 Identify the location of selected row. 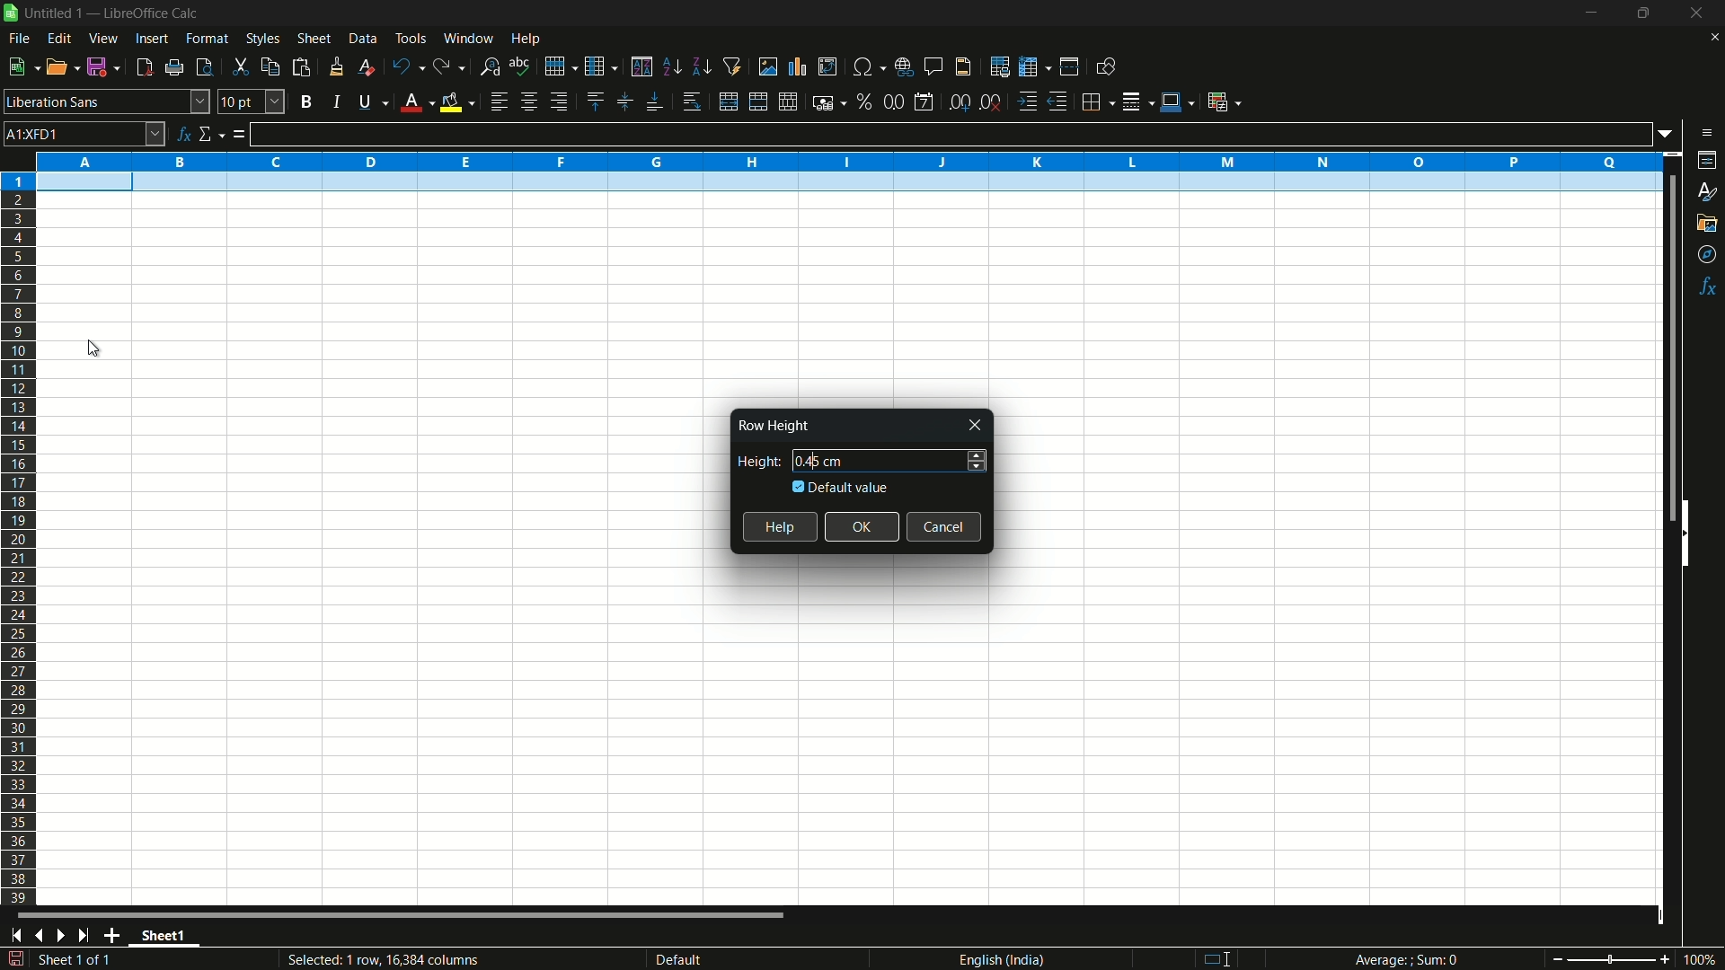
(843, 183).